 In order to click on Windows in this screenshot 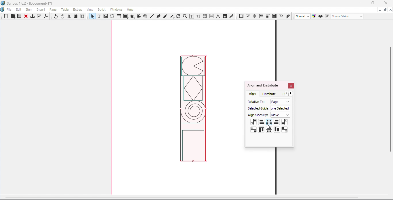, I will do `click(116, 10)`.